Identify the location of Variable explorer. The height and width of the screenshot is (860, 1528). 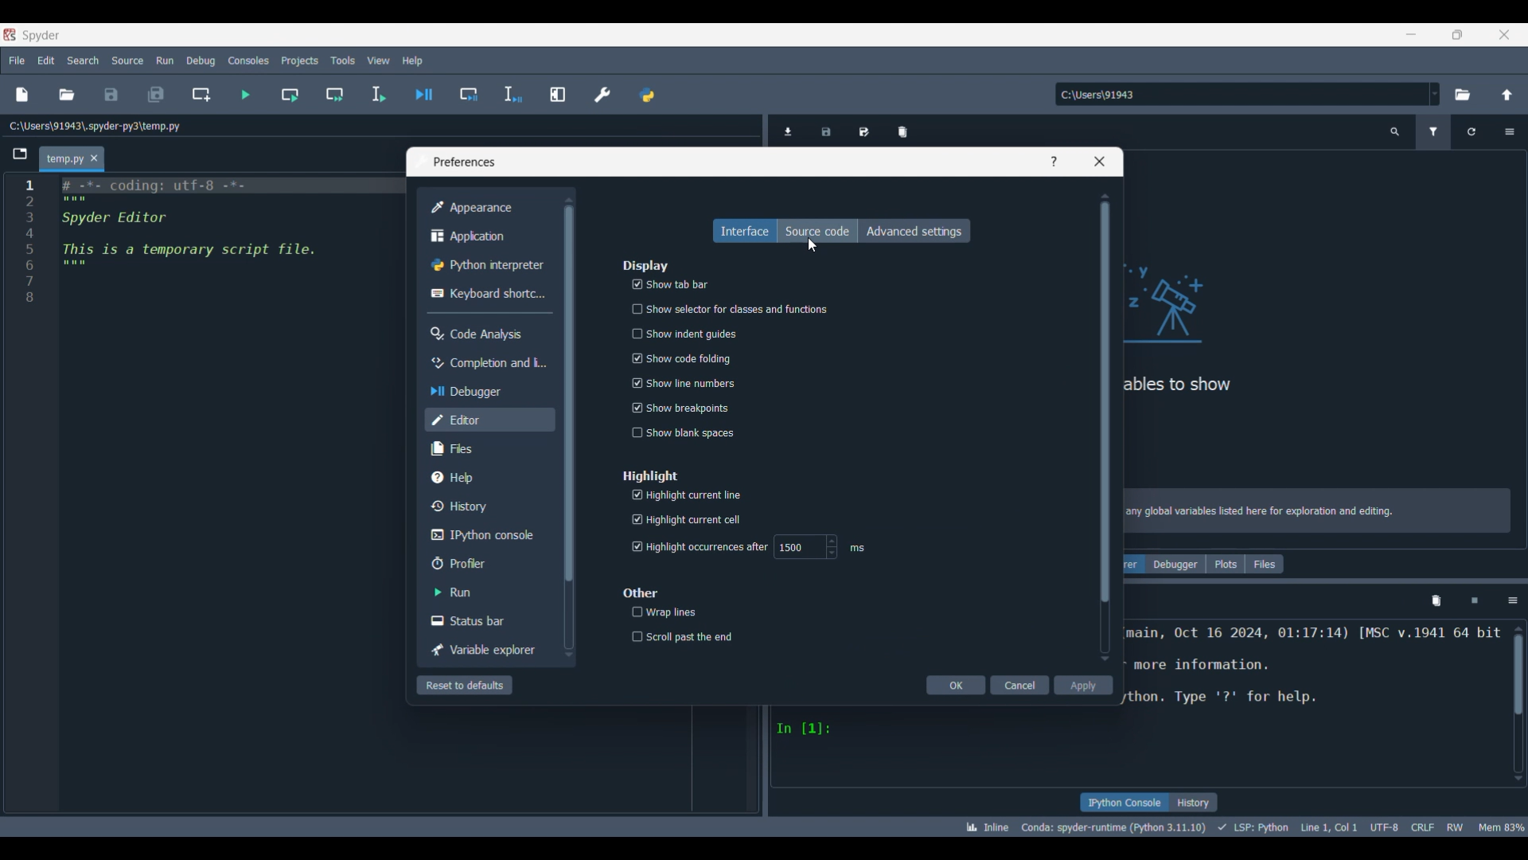
(486, 650).